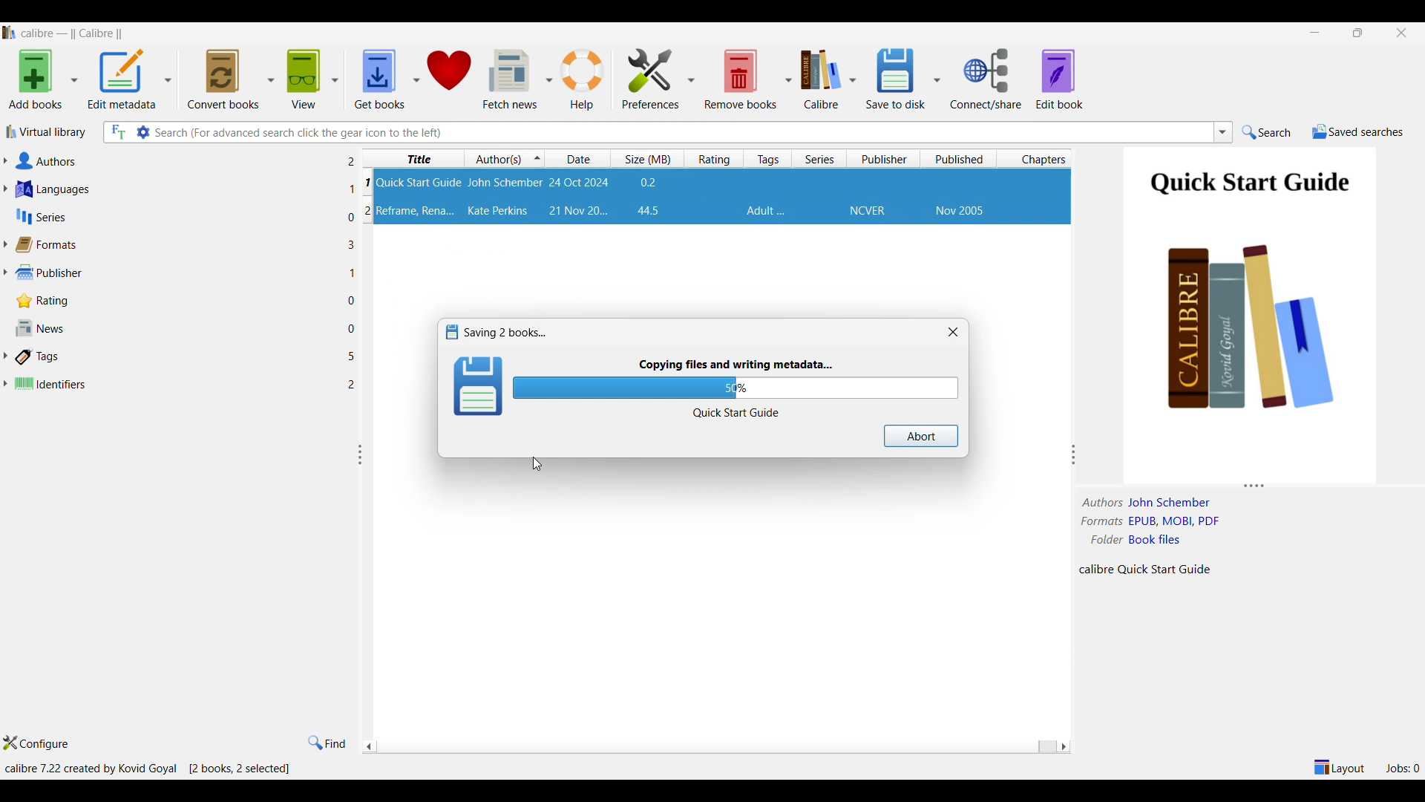 This screenshot has height=802, width=1425. I want to click on date, so click(579, 183).